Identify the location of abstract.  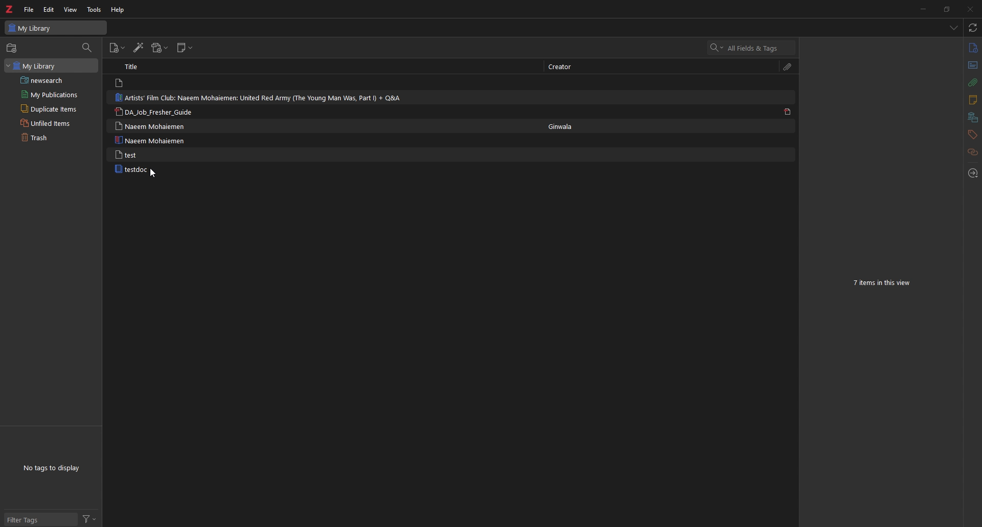
(972, 64).